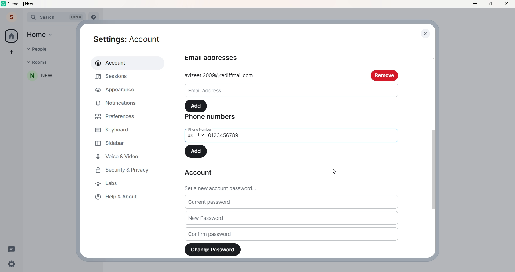 This screenshot has height=272, width=515. What do you see at coordinates (197, 151) in the screenshot?
I see `Add` at bounding box center [197, 151].